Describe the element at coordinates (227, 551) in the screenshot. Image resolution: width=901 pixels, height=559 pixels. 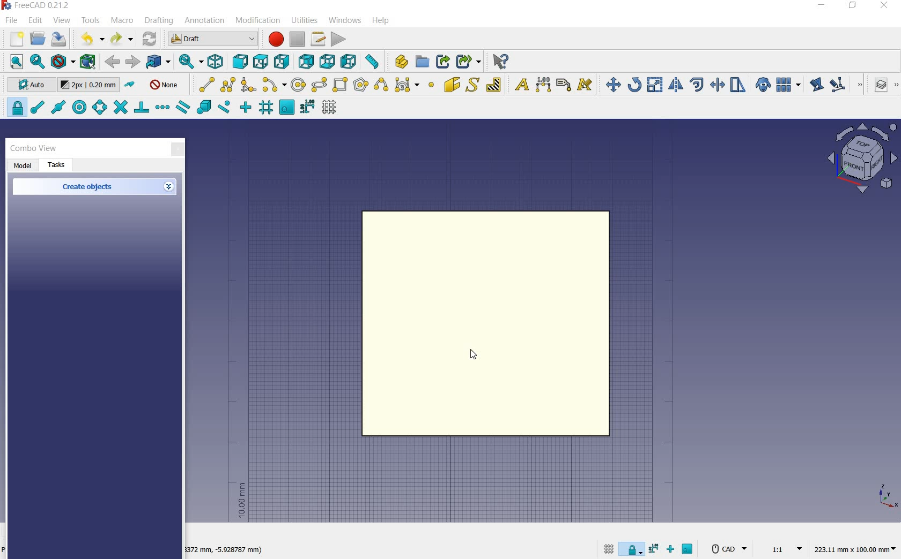
I see `dimension` at that location.